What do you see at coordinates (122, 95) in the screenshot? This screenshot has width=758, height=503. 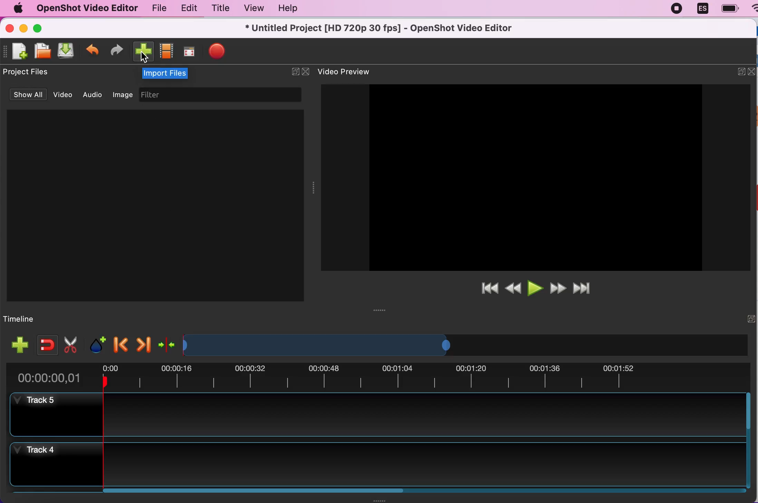 I see `image` at bounding box center [122, 95].